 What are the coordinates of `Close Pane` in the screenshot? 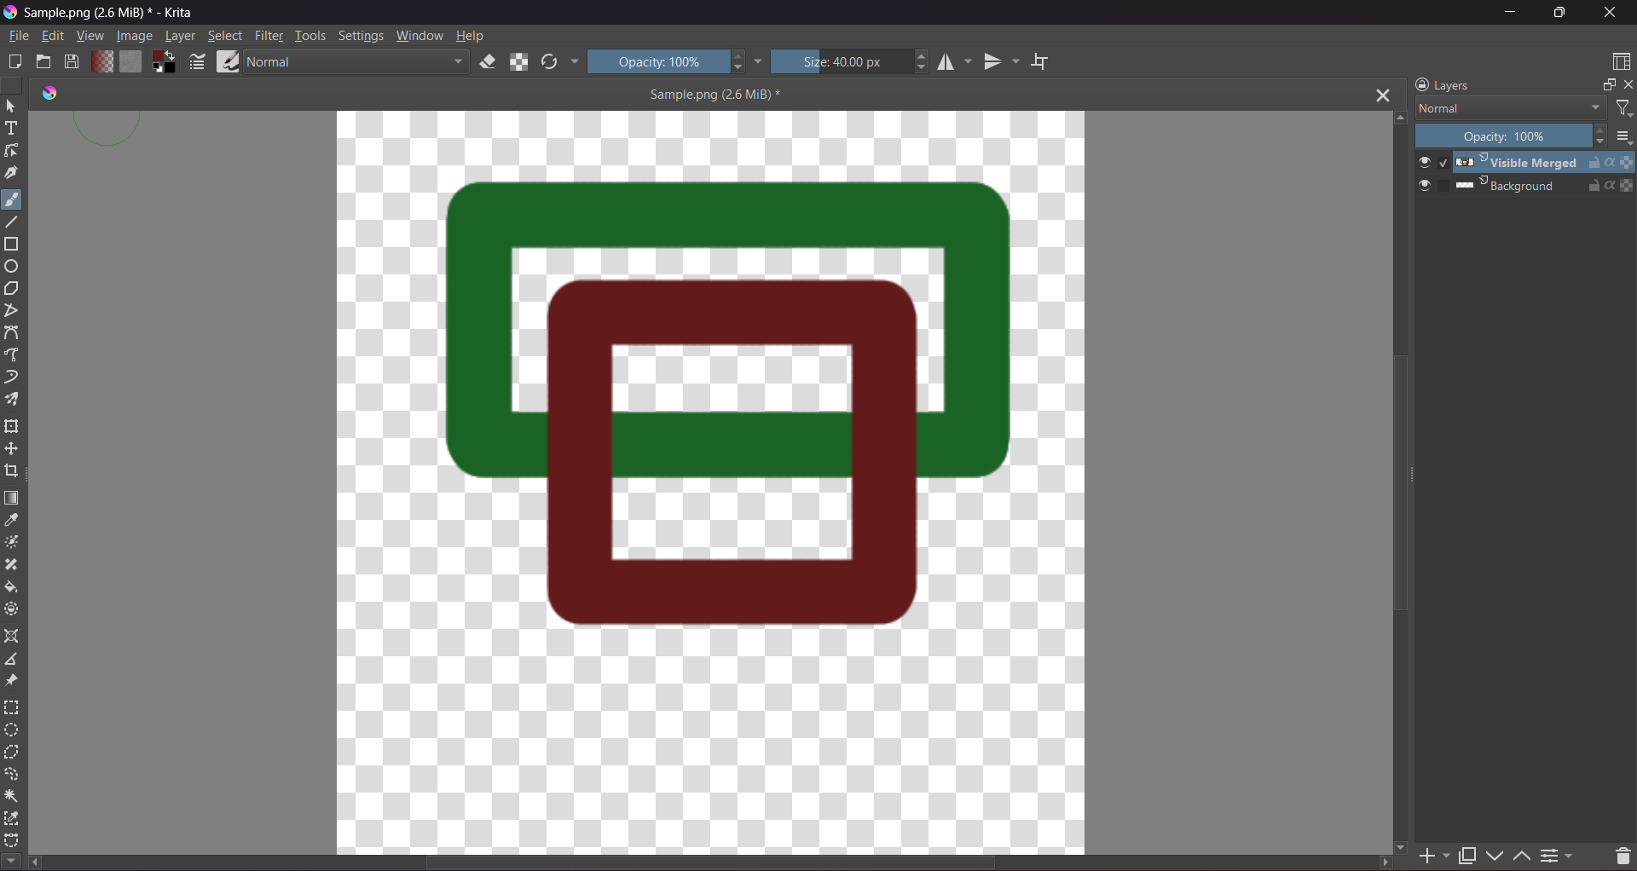 It's located at (1632, 89).